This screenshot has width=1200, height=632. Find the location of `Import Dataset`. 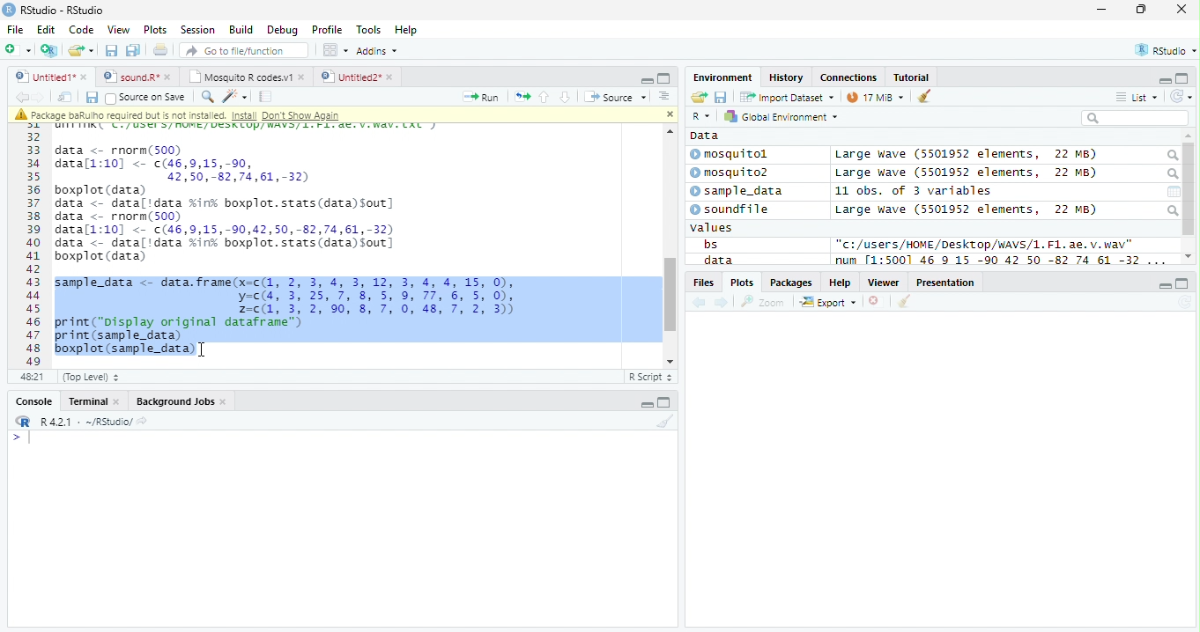

Import Dataset is located at coordinates (787, 98).